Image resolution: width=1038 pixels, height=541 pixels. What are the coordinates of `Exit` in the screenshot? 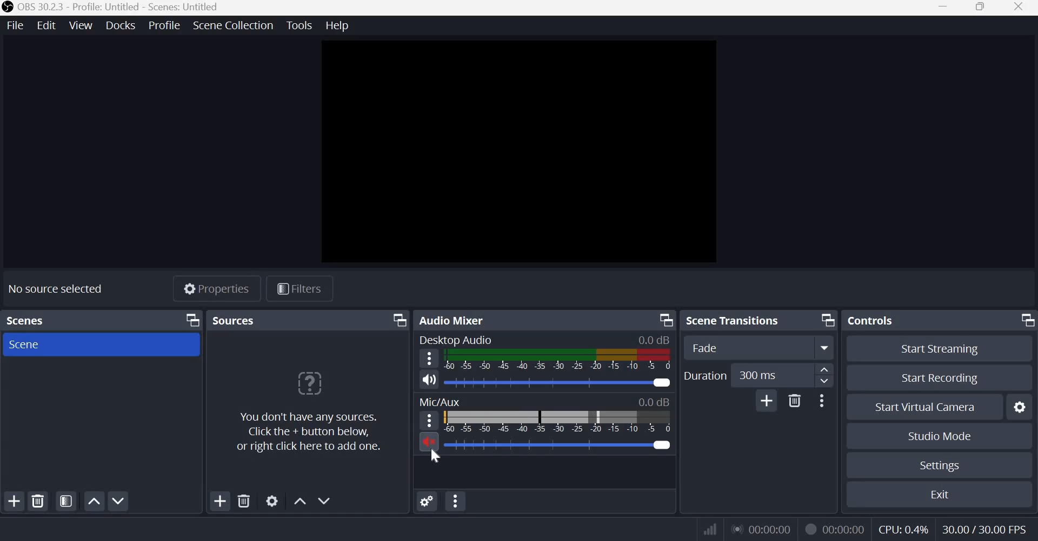 It's located at (941, 495).